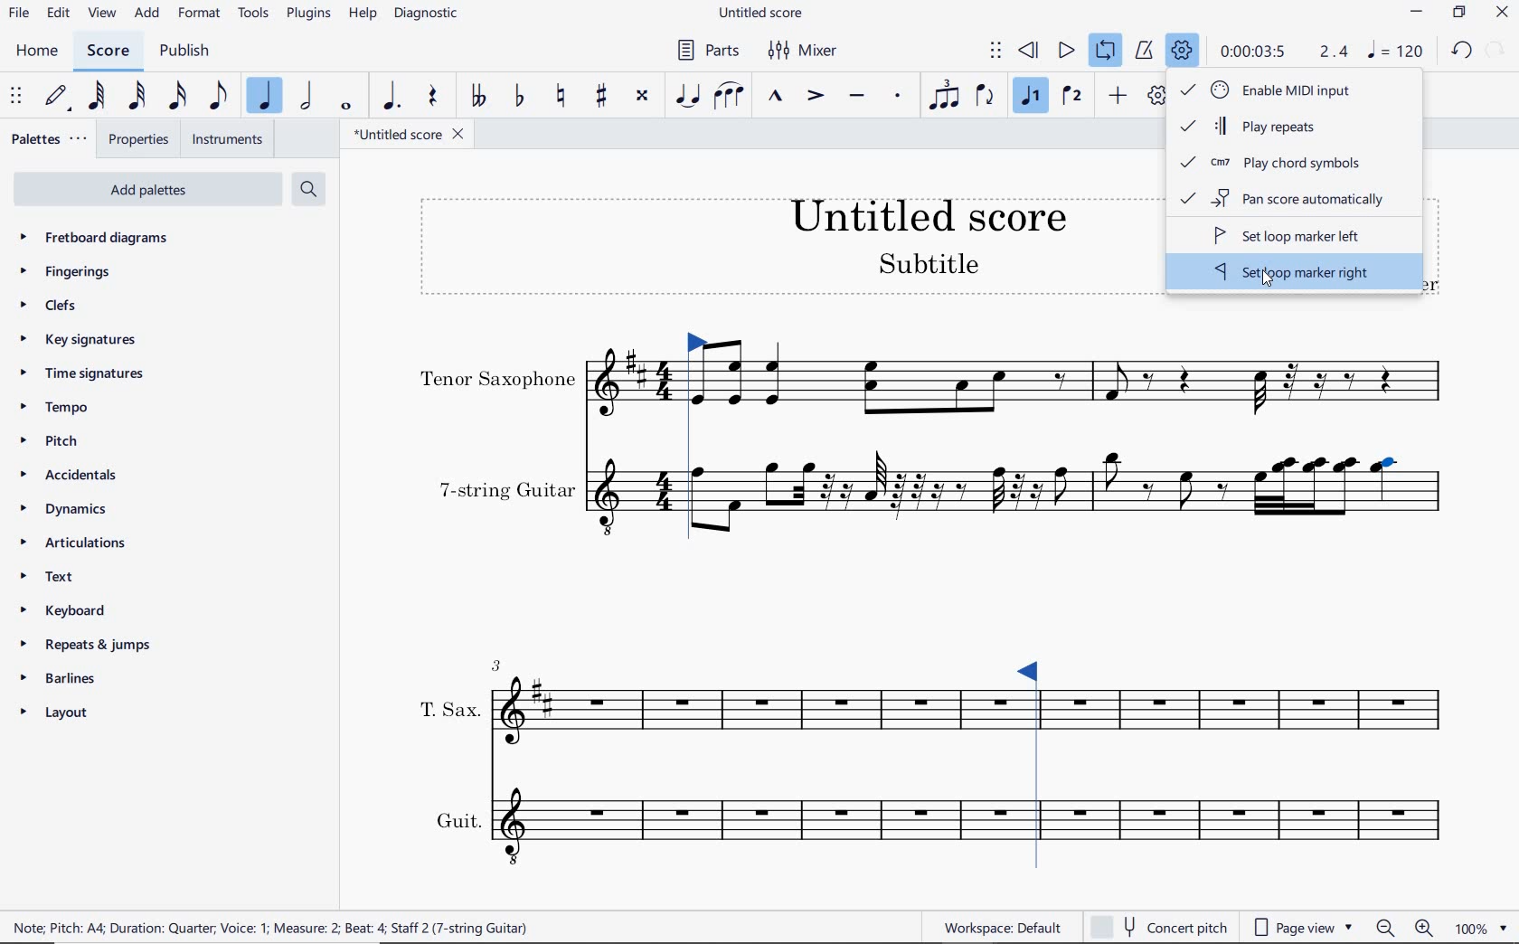 This screenshot has width=1519, height=944. Describe the element at coordinates (61, 609) in the screenshot. I see `KEYBOARD` at that location.